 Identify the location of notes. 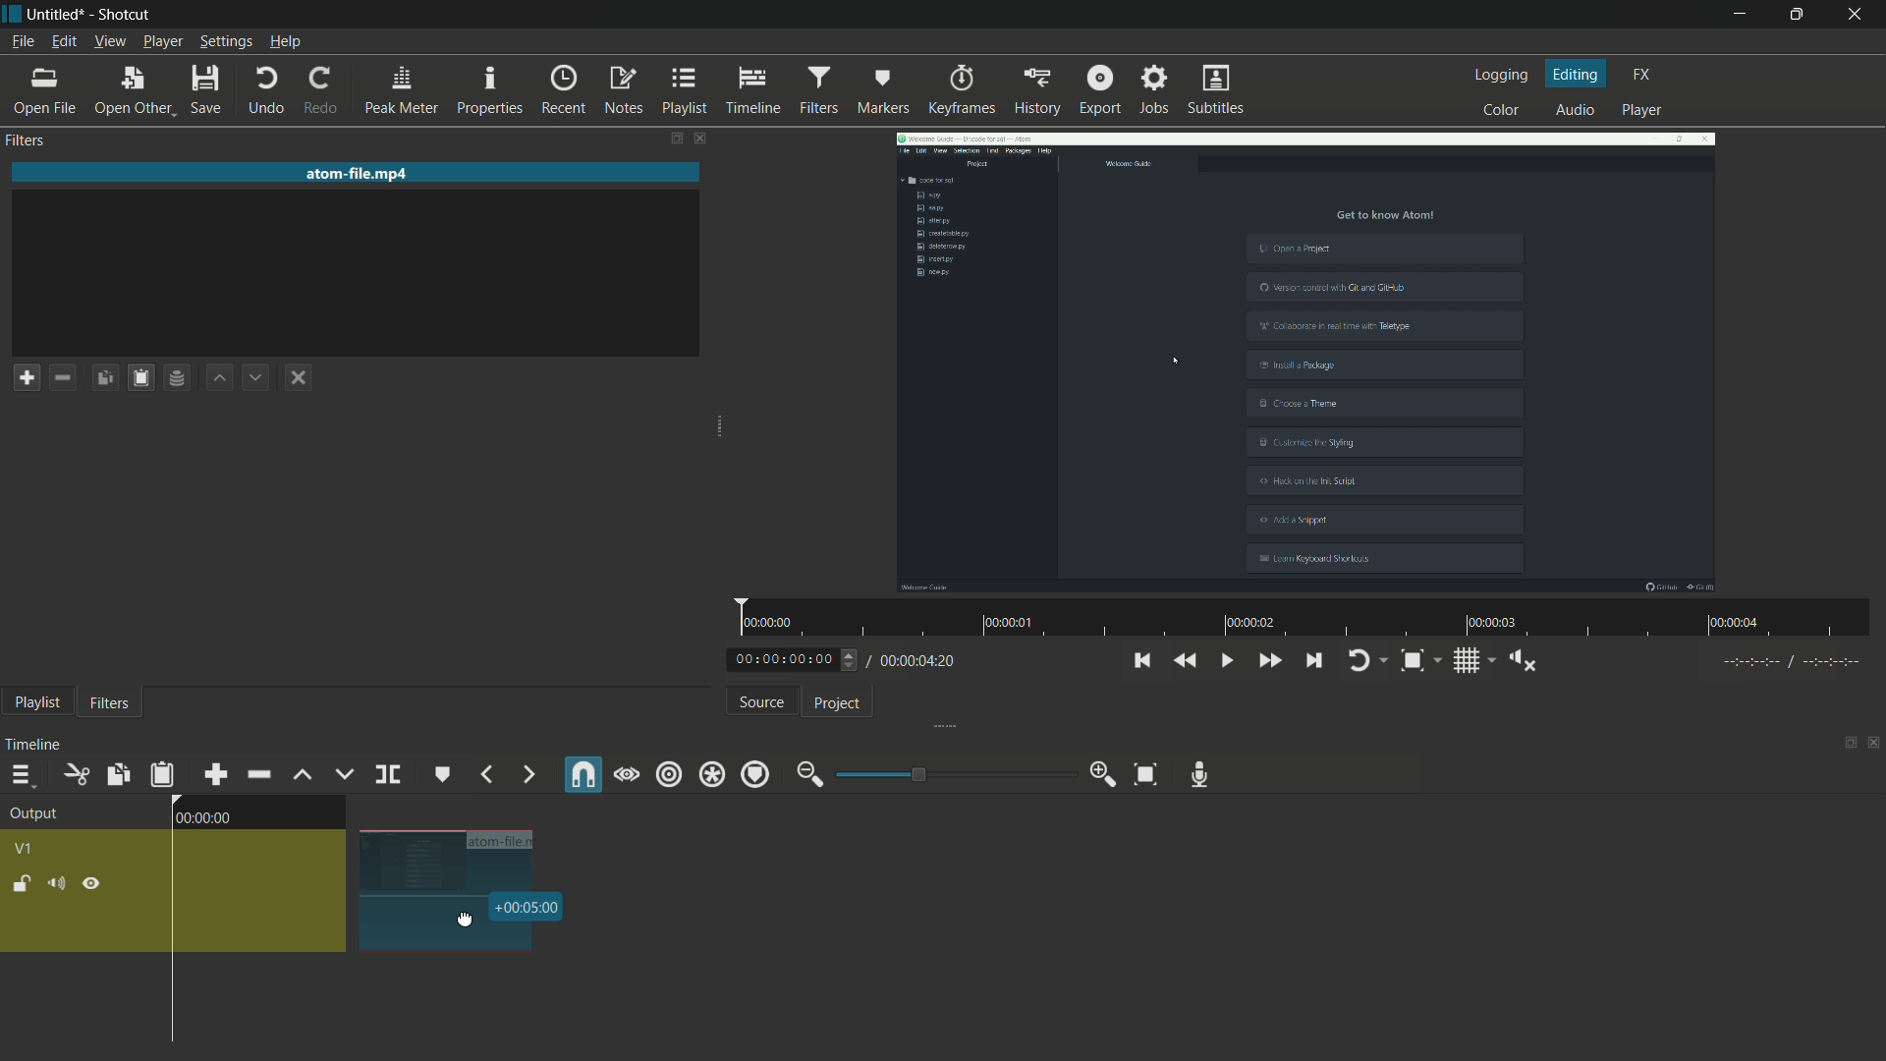
(621, 88).